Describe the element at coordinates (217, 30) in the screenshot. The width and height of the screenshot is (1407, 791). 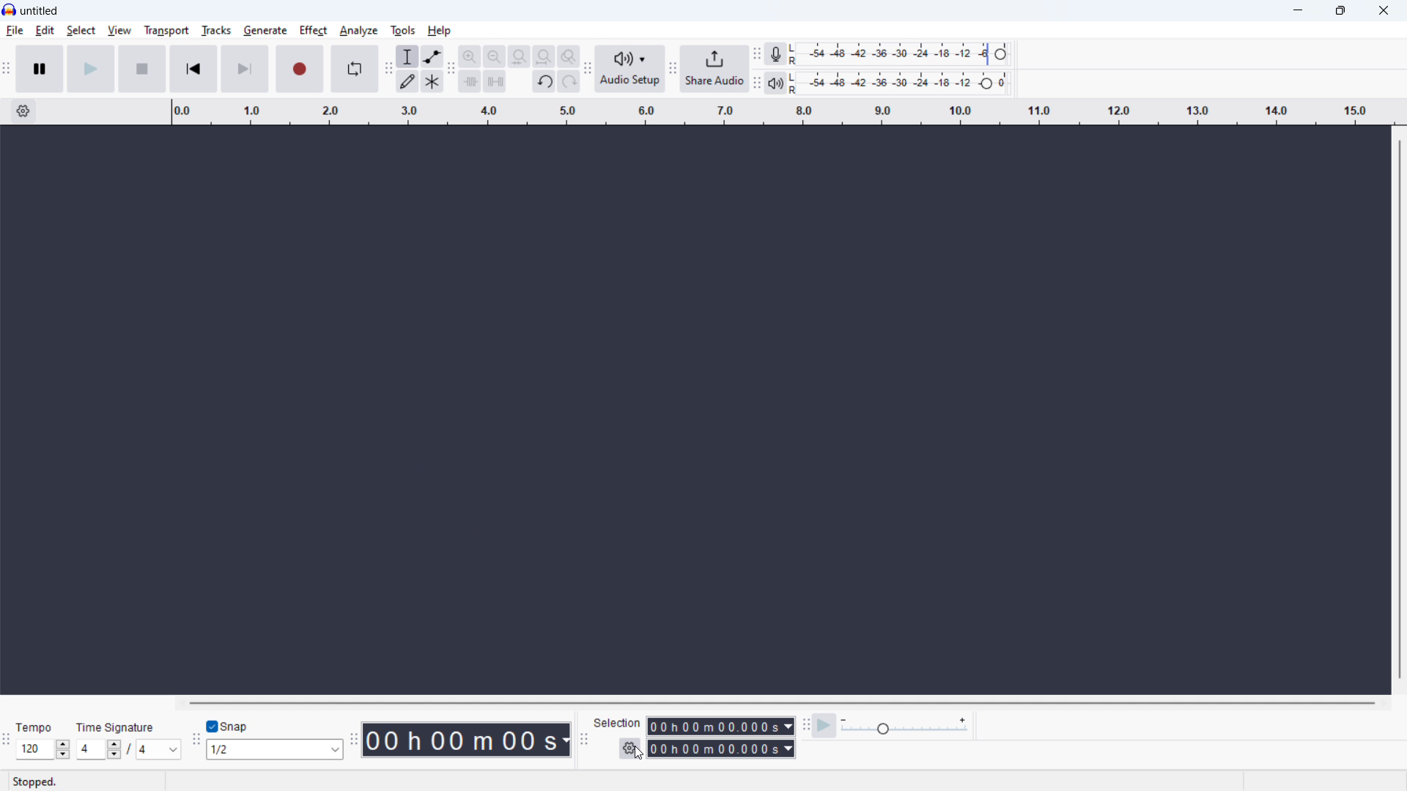
I see `tracks` at that location.